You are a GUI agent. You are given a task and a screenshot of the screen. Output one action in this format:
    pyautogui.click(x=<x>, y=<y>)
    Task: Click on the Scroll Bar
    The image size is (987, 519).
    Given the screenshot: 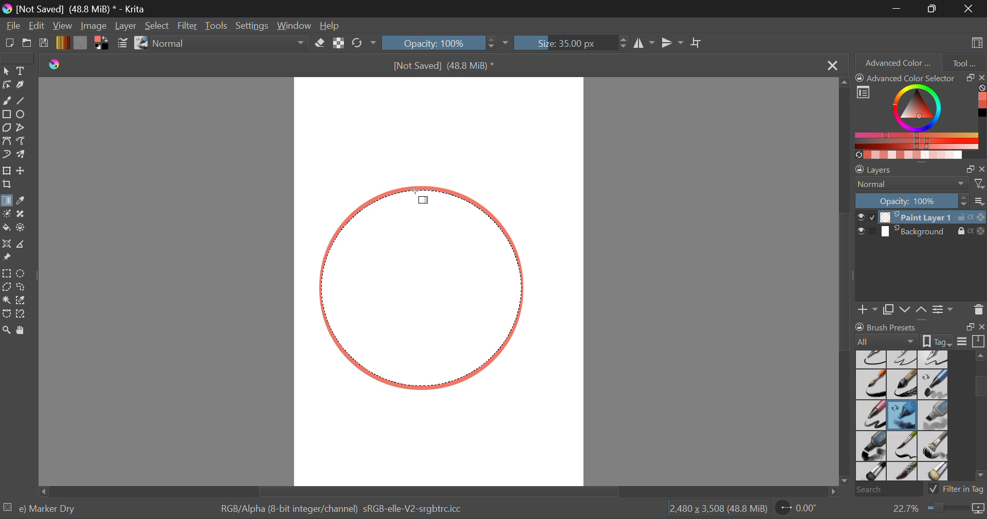 What is the action you would take?
    pyautogui.click(x=846, y=284)
    